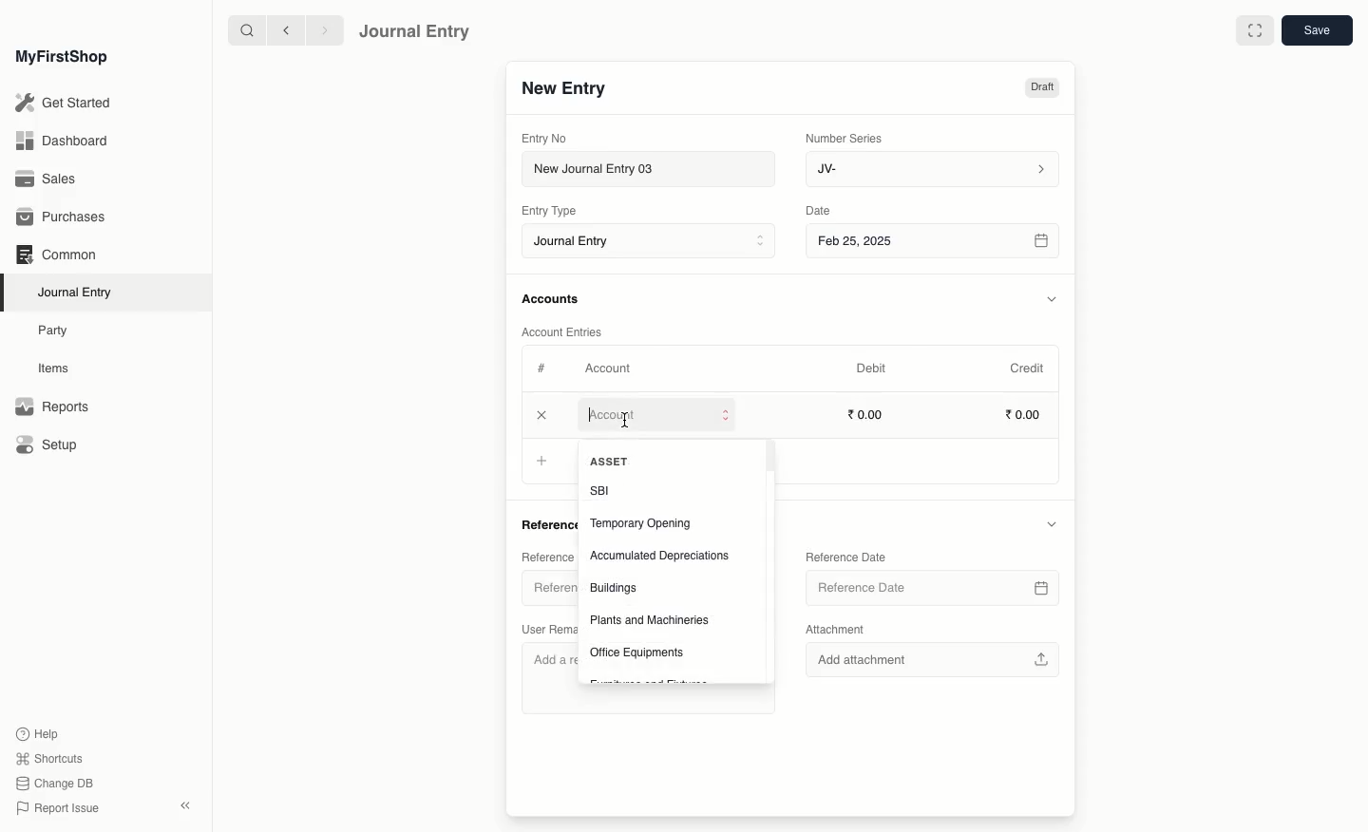 The height and width of the screenshot is (832, 1368). What do you see at coordinates (51, 407) in the screenshot?
I see `Reports` at bounding box center [51, 407].